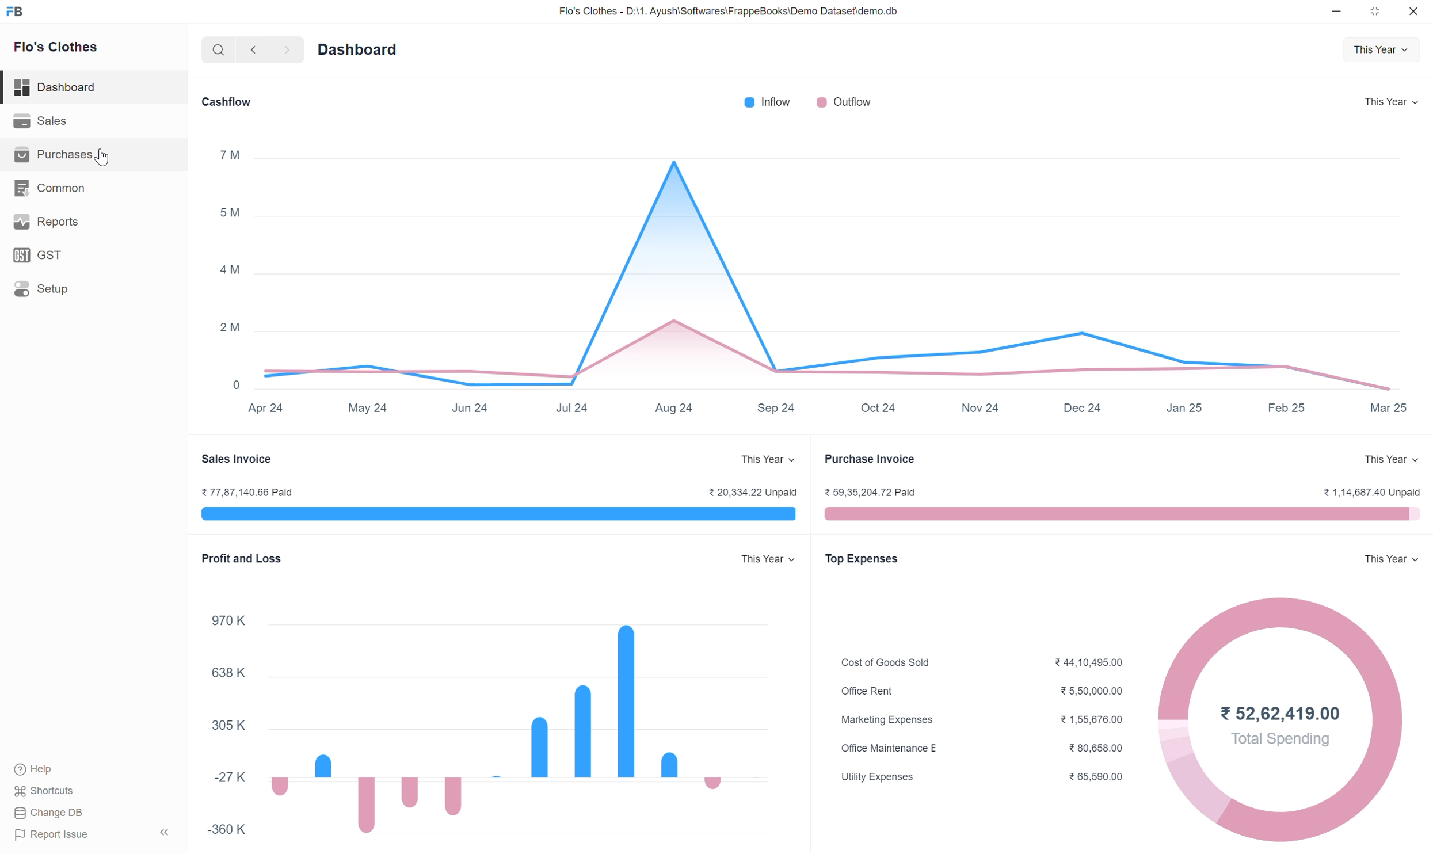 This screenshot has height=854, width=1433. I want to click on cashflow, so click(226, 102).